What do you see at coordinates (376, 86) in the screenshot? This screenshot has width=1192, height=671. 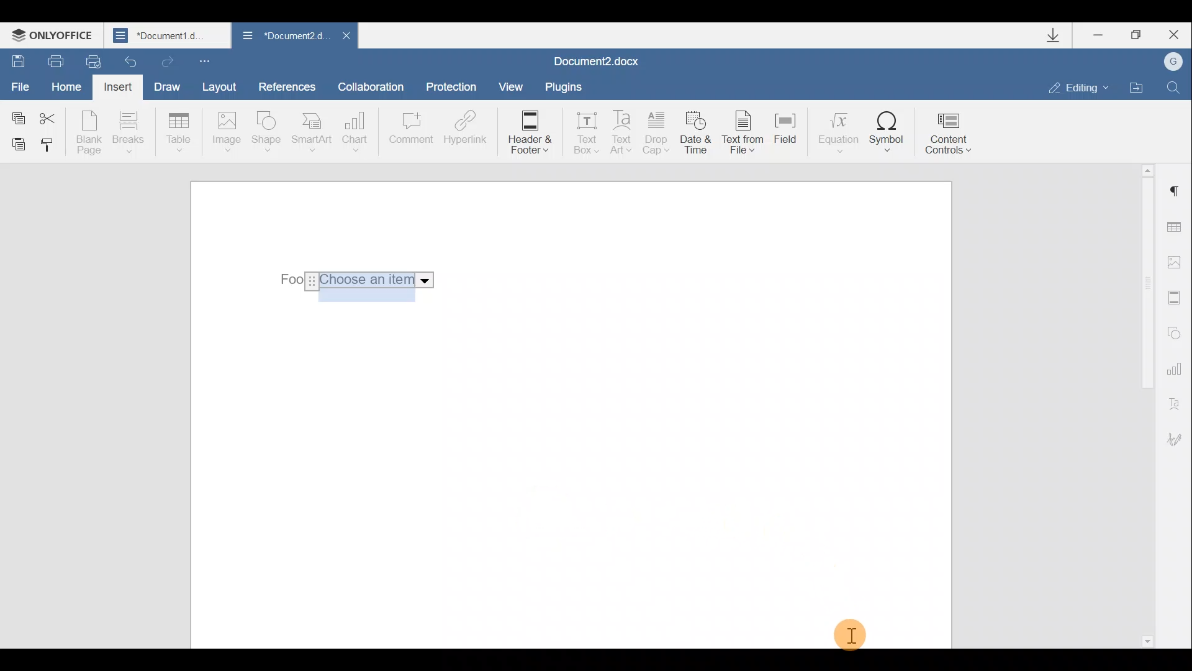 I see `Collaboration` at bounding box center [376, 86].